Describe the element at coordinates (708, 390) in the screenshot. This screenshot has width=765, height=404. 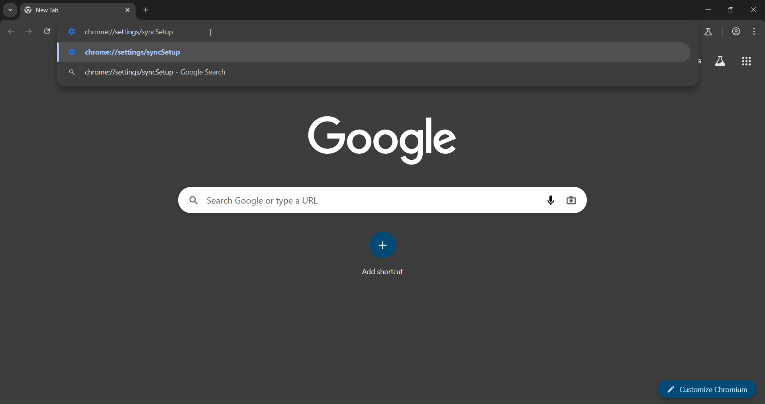
I see `customize chromium` at that location.